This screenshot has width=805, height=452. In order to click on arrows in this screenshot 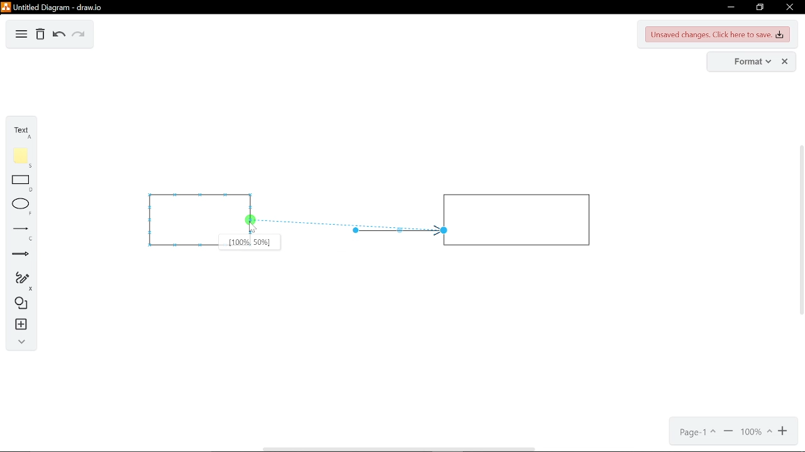, I will do `click(17, 255)`.